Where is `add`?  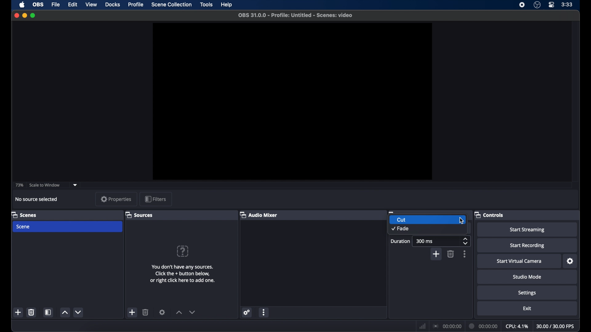
add is located at coordinates (133, 312).